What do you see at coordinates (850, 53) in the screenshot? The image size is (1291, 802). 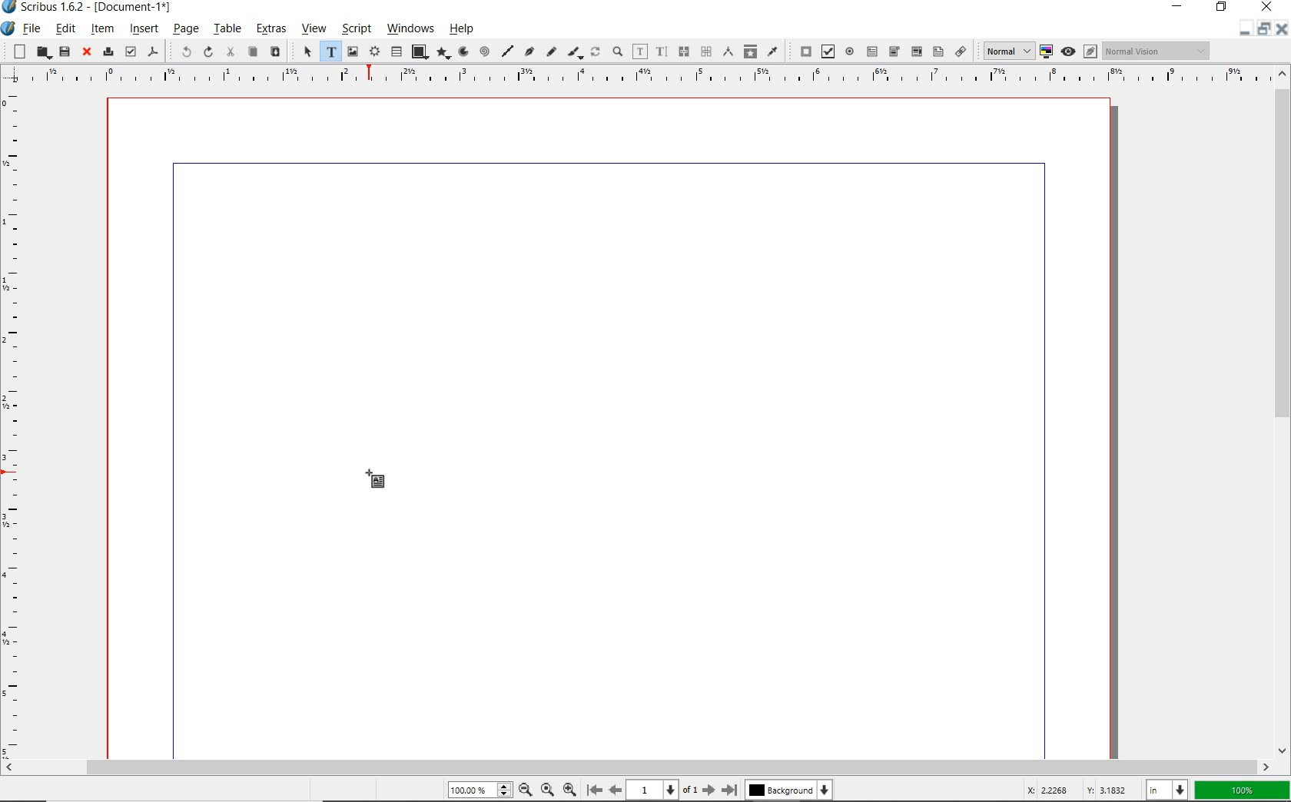 I see `pdf radio button` at bounding box center [850, 53].